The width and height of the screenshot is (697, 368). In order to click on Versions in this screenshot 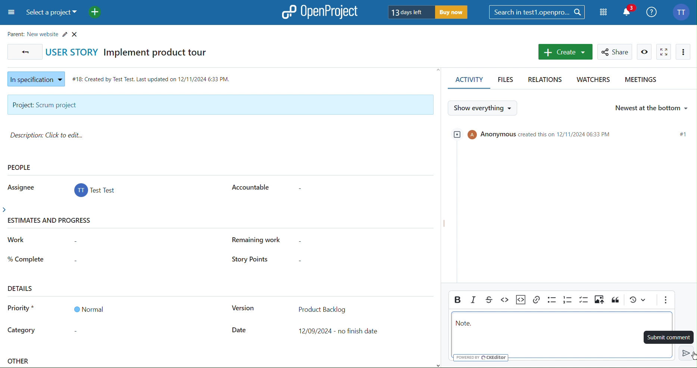, I will do `click(638, 301)`.